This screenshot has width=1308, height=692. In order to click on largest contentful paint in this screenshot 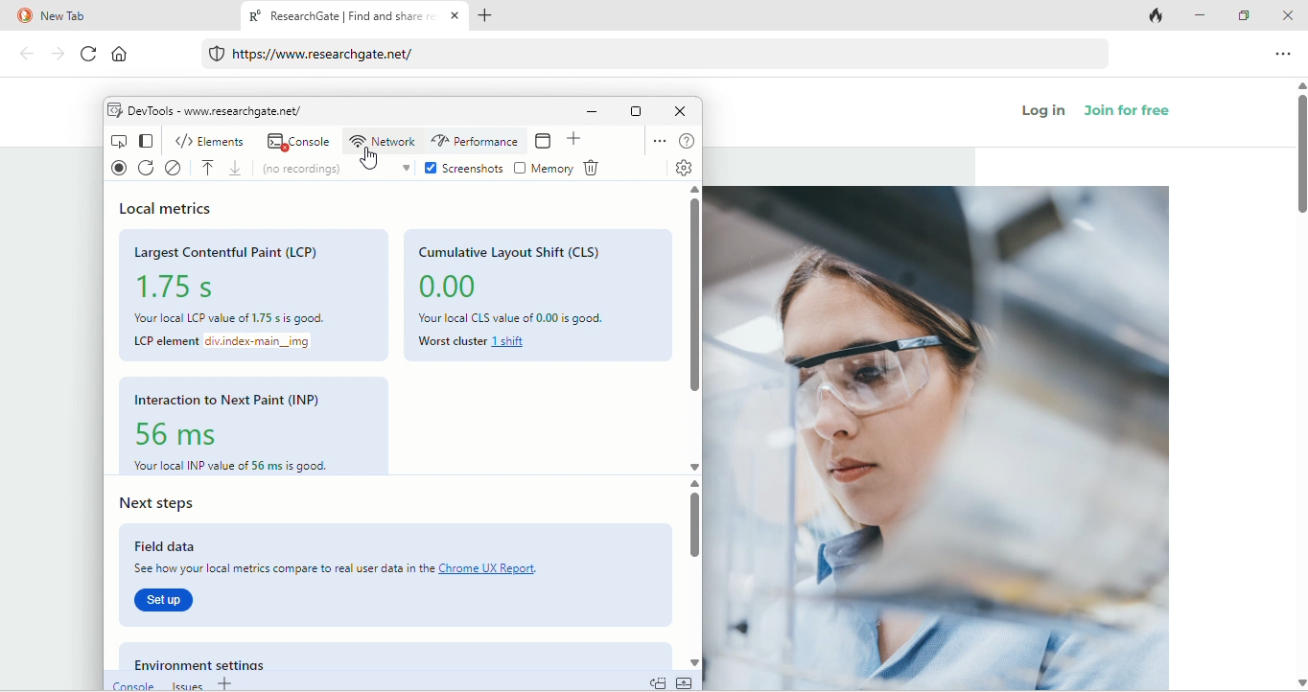, I will do `click(238, 250)`.